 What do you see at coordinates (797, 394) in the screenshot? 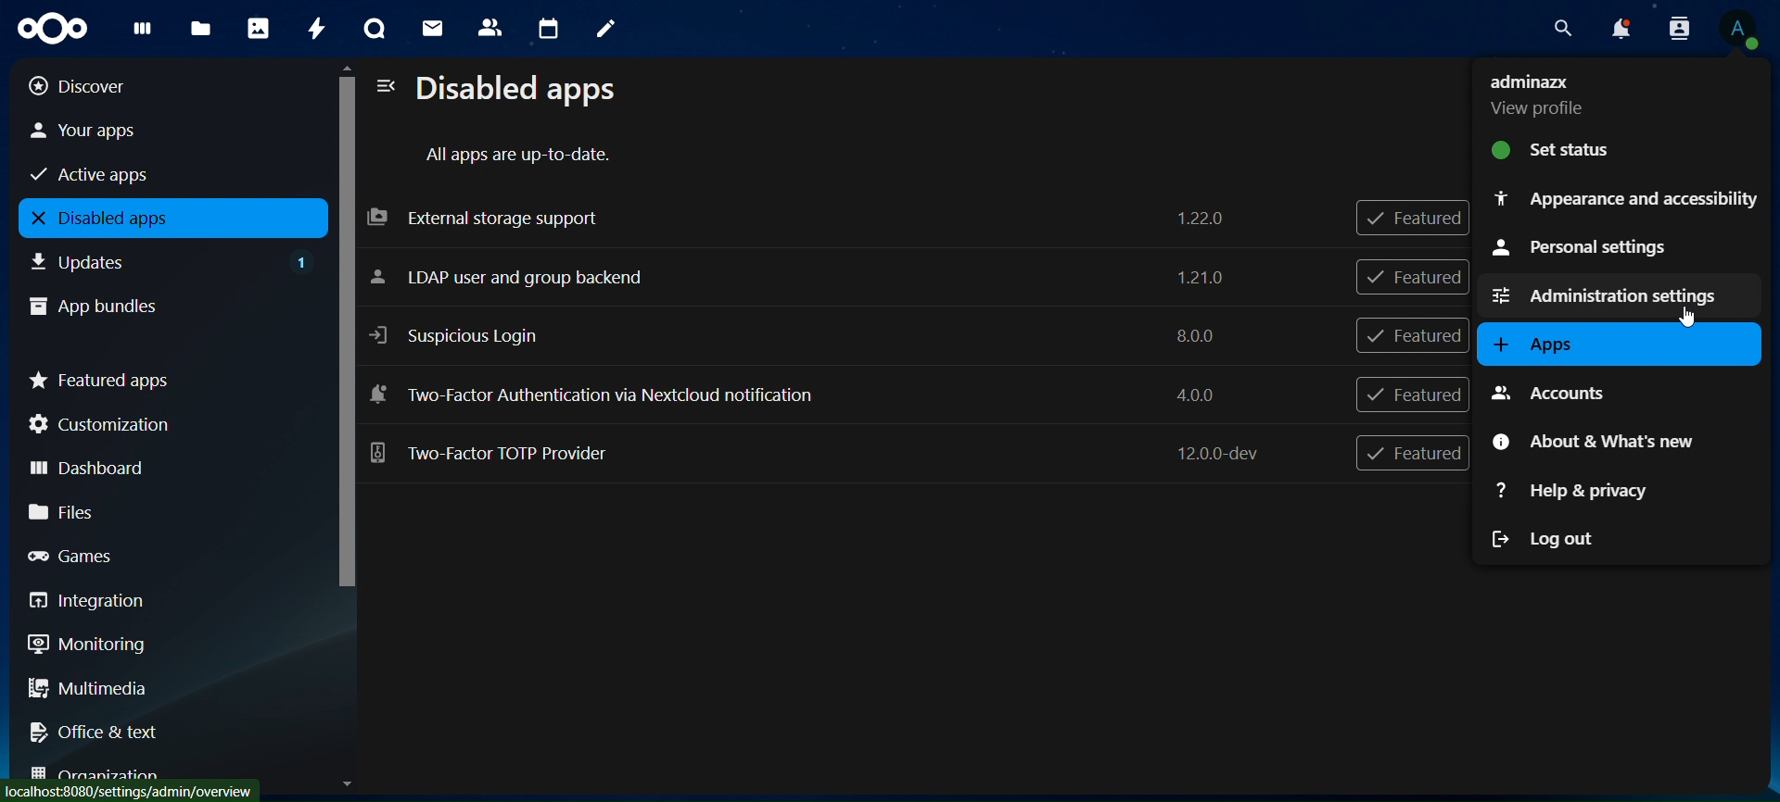
I see `two factor authentication via Nextcloud notification` at bounding box center [797, 394].